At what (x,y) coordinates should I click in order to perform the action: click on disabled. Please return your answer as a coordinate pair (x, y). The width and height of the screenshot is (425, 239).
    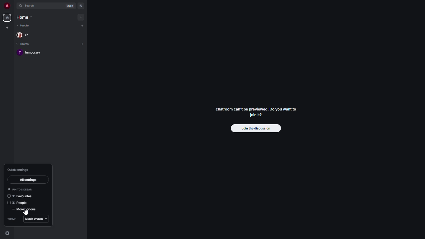
    Looking at the image, I should click on (8, 196).